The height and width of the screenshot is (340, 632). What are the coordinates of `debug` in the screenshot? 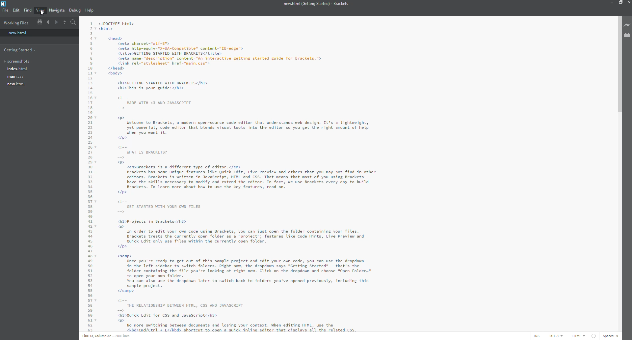 It's located at (74, 11).